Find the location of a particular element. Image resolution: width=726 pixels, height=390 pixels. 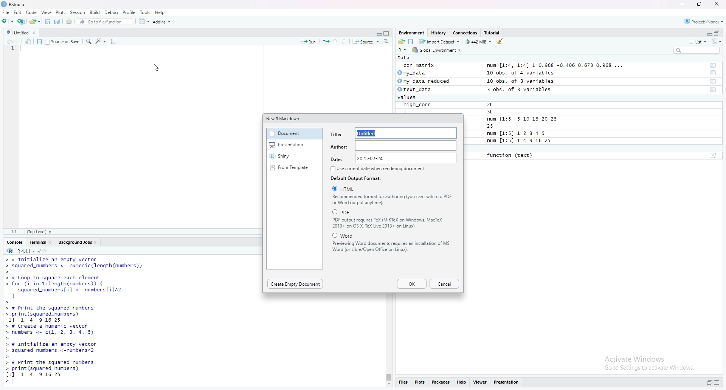

List is located at coordinates (698, 41).